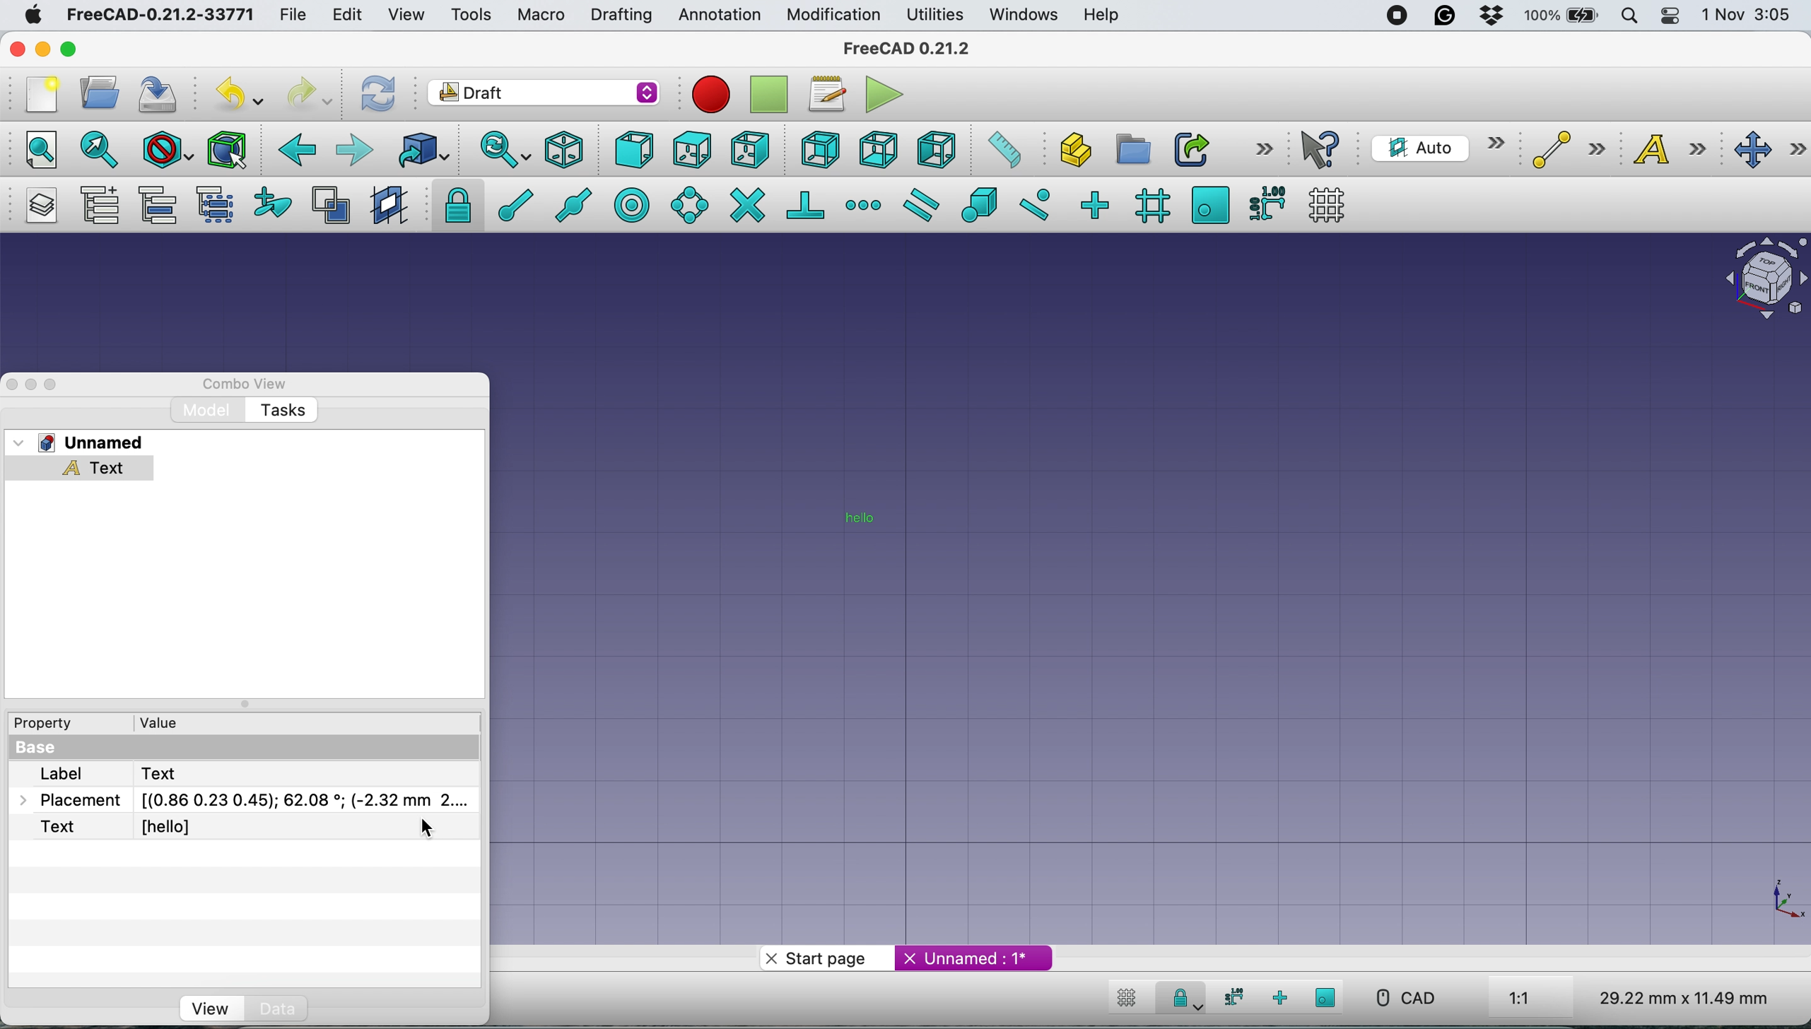  Describe the element at coordinates (510, 206) in the screenshot. I see `snap at end` at that location.